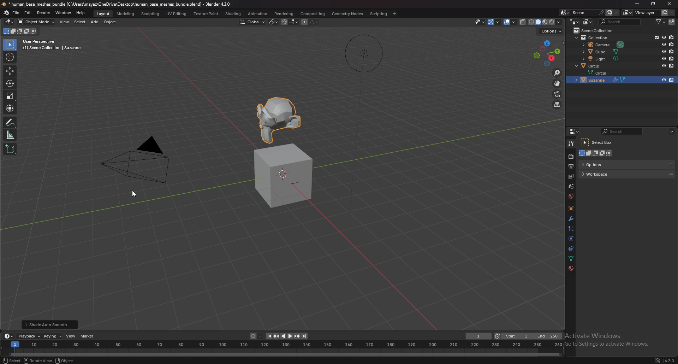  I want to click on suzanne, so click(606, 80).